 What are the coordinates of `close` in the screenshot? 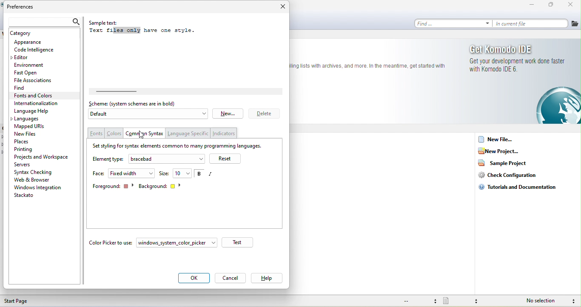 It's located at (569, 5).